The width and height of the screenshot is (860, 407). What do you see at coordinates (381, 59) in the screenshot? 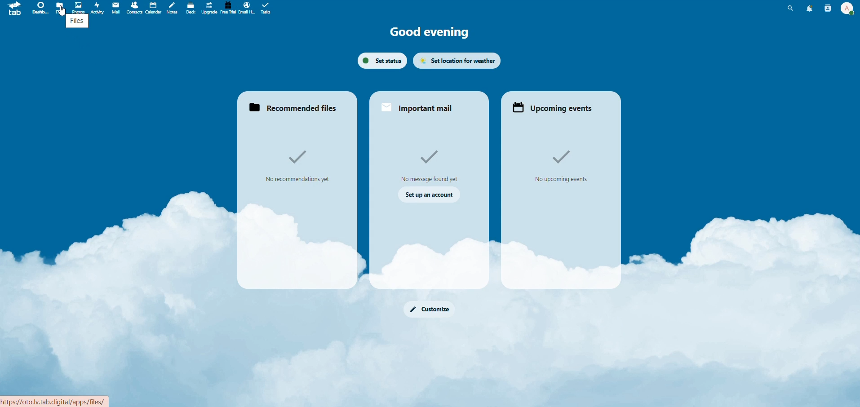
I see `Set Status` at bounding box center [381, 59].